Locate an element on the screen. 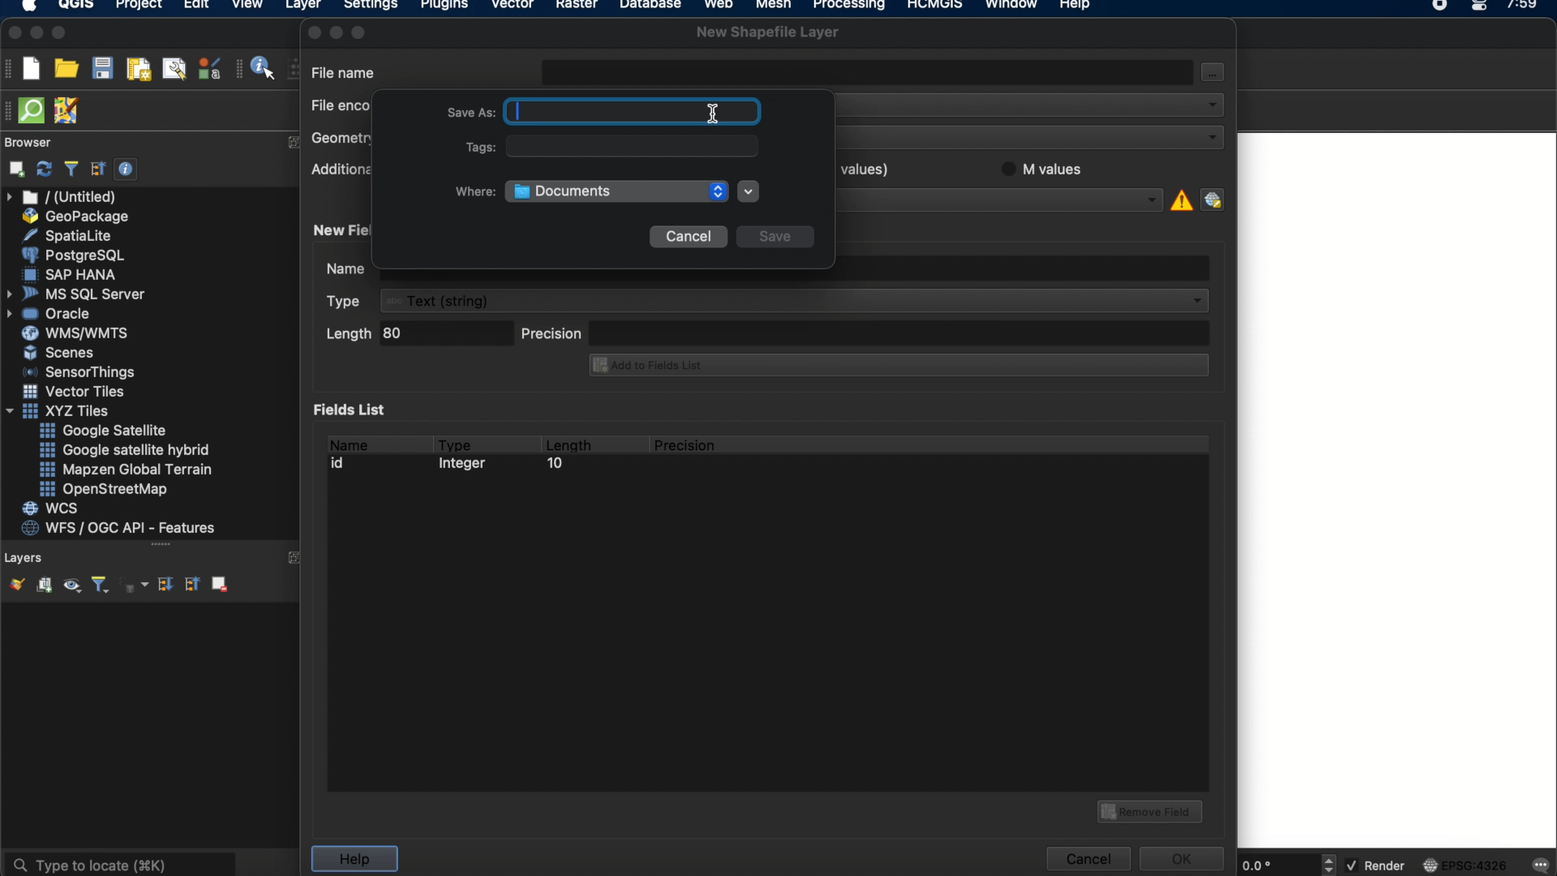 This screenshot has width=1557, height=876. mesh is located at coordinates (774, 6).